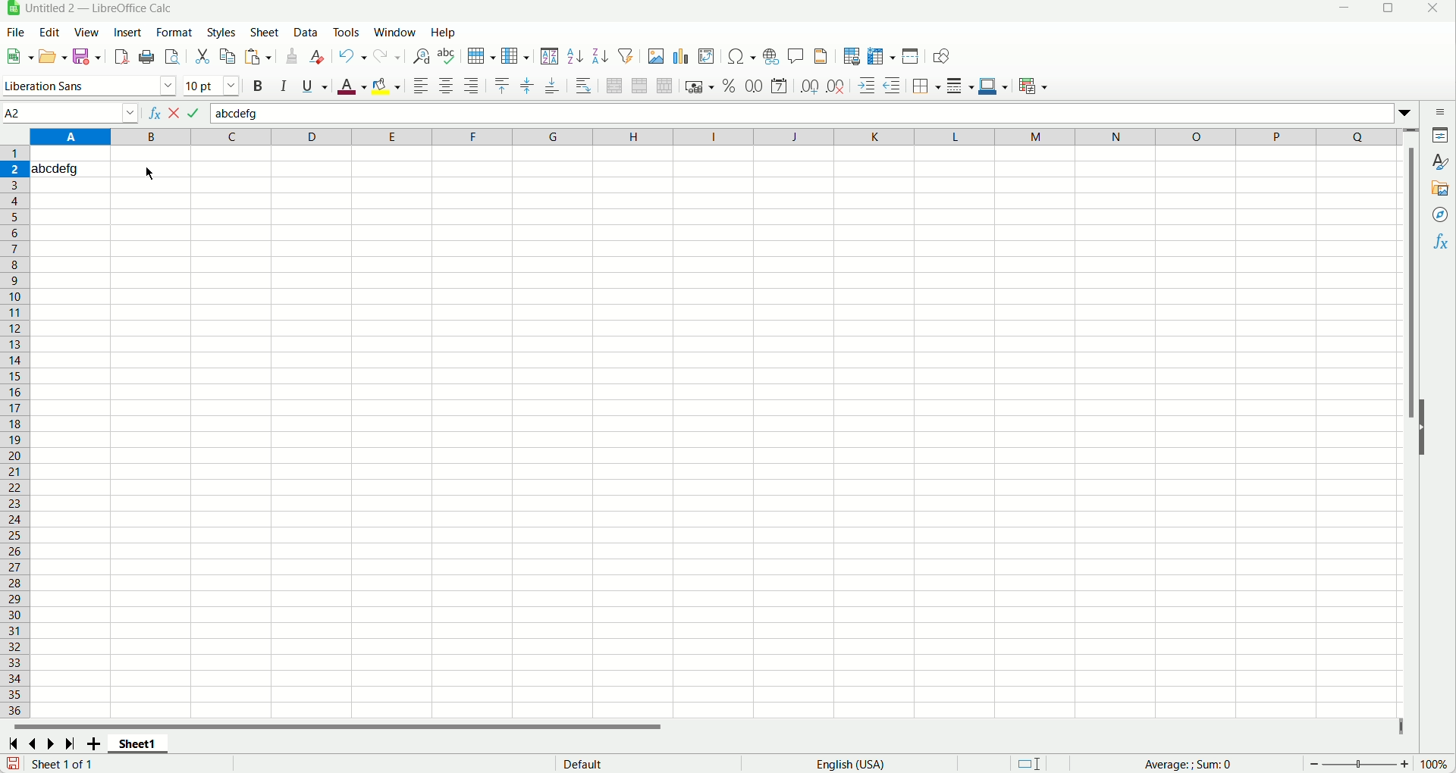 The image size is (1456, 773). What do you see at coordinates (993, 86) in the screenshot?
I see `border color` at bounding box center [993, 86].